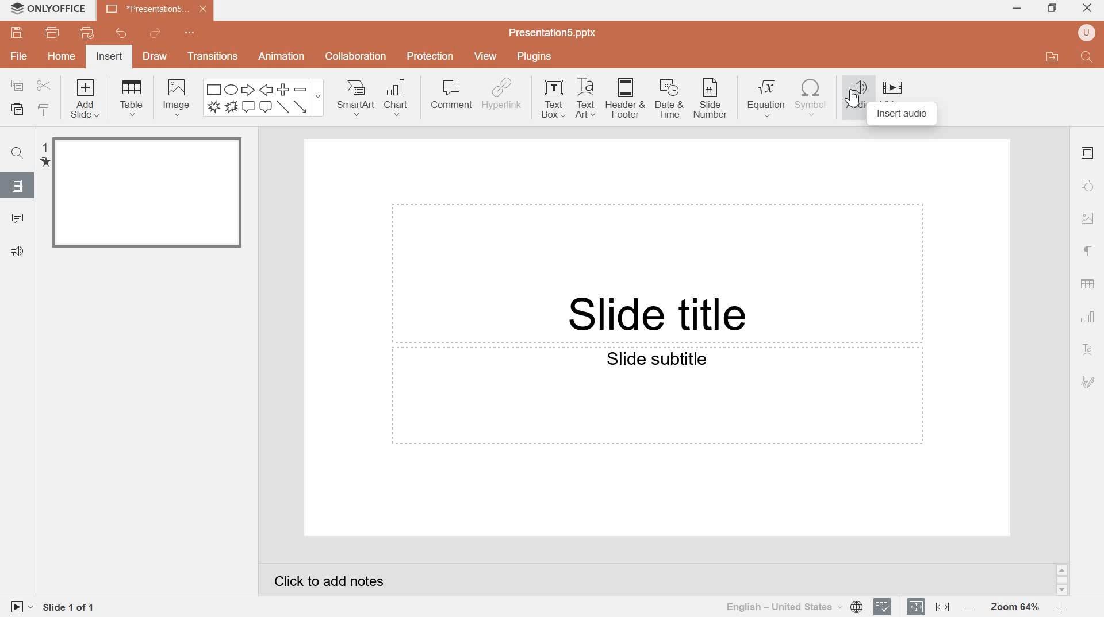 The image size is (1104, 617). I want to click on copy, so click(18, 85).